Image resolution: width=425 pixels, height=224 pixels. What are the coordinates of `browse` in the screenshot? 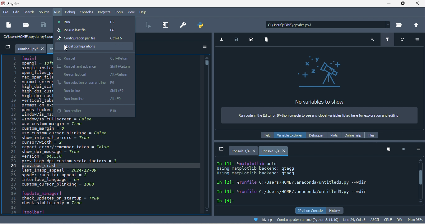 It's located at (399, 25).